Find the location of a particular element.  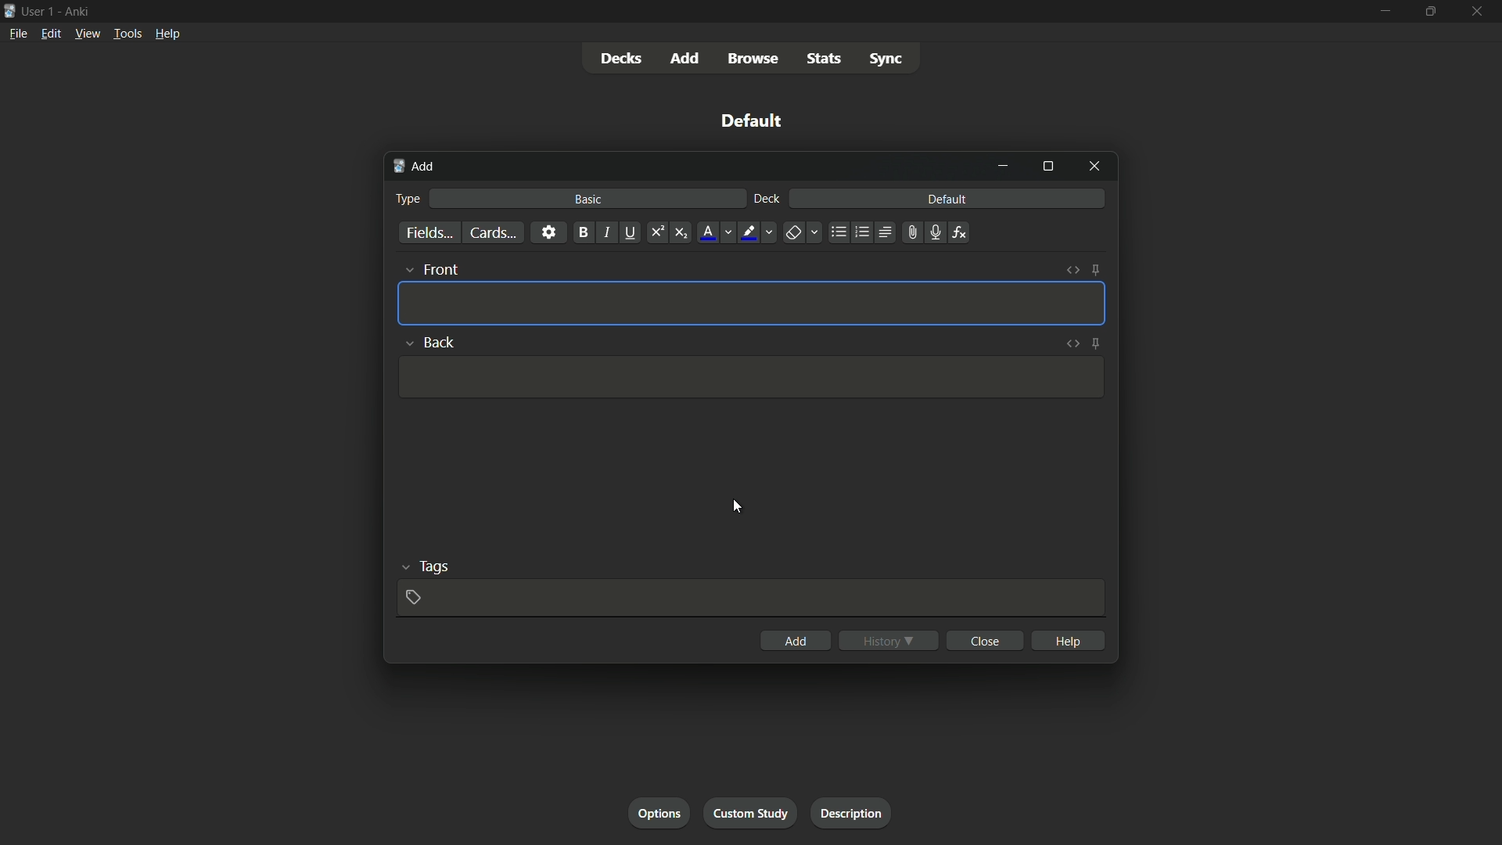

user-1 is located at coordinates (38, 9).